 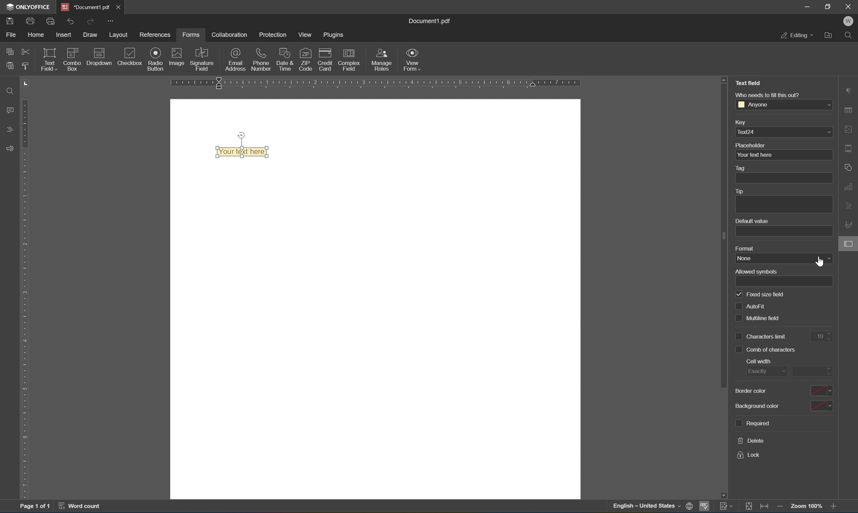 What do you see at coordinates (8, 110) in the screenshot?
I see `comment` at bounding box center [8, 110].